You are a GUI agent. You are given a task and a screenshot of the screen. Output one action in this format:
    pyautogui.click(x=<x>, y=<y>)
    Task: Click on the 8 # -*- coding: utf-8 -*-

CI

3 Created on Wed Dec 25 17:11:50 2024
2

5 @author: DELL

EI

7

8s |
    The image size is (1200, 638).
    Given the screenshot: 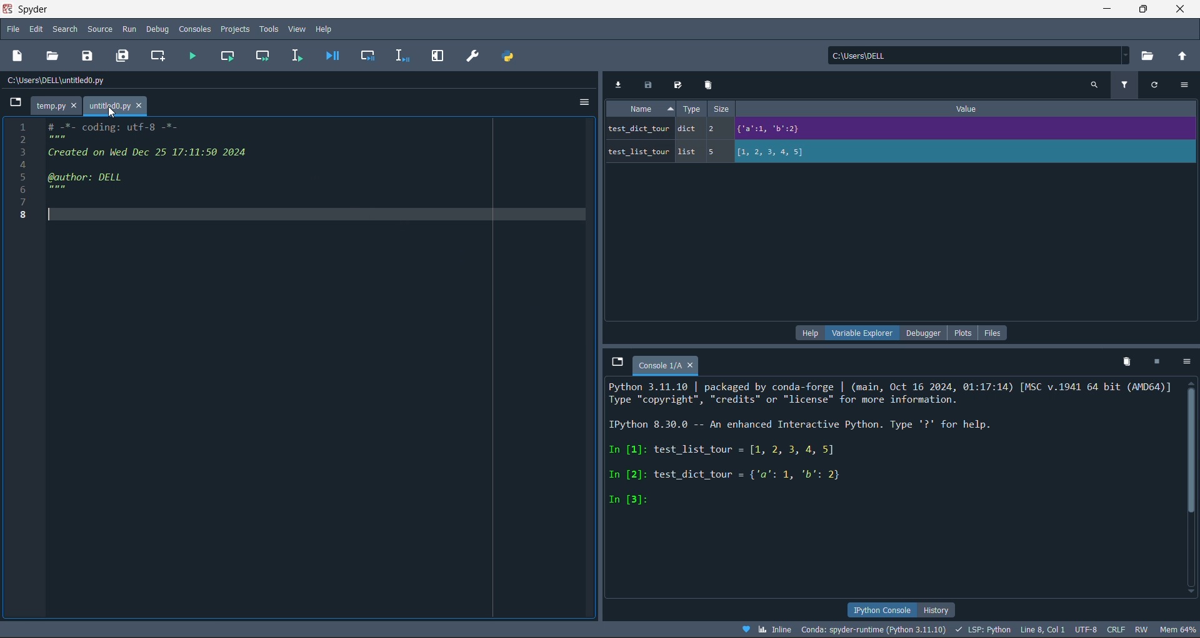 What is the action you would take?
    pyautogui.click(x=137, y=168)
    